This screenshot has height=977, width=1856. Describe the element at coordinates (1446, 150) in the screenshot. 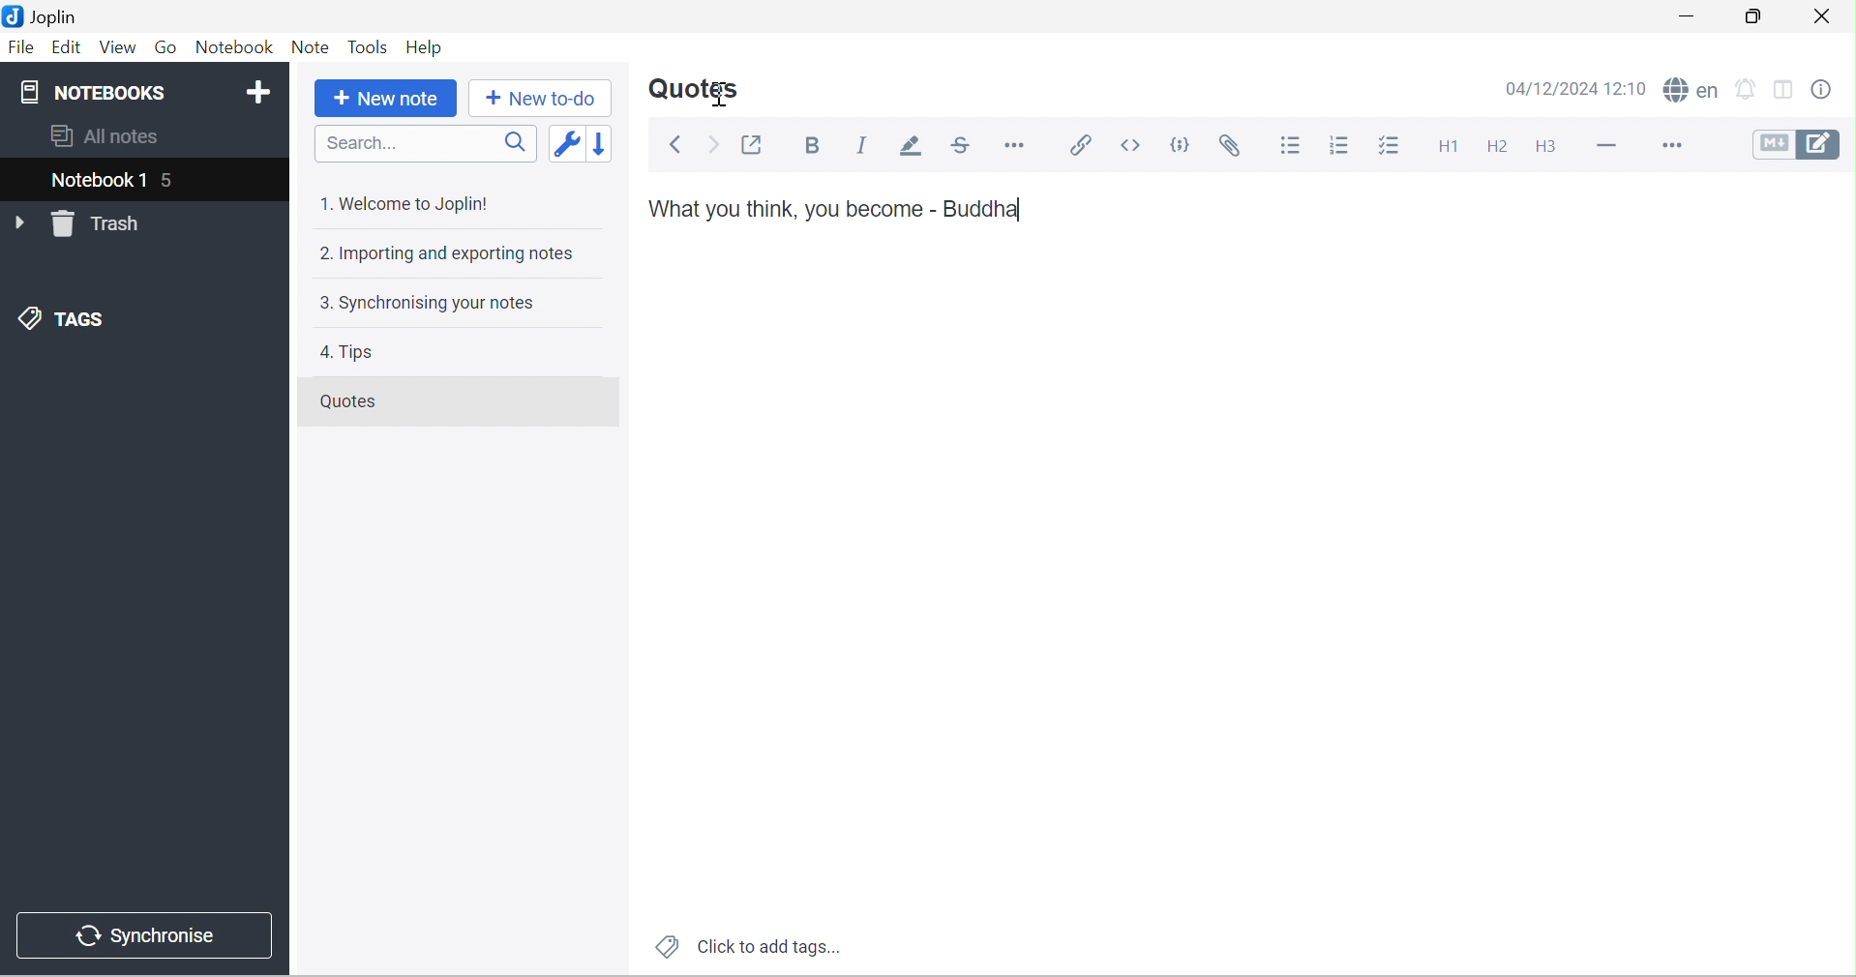

I see `Heading 1` at that location.